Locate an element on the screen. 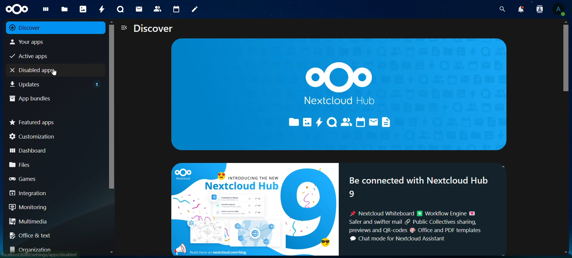 This screenshot has height=258, width=572. files is located at coordinates (64, 10).